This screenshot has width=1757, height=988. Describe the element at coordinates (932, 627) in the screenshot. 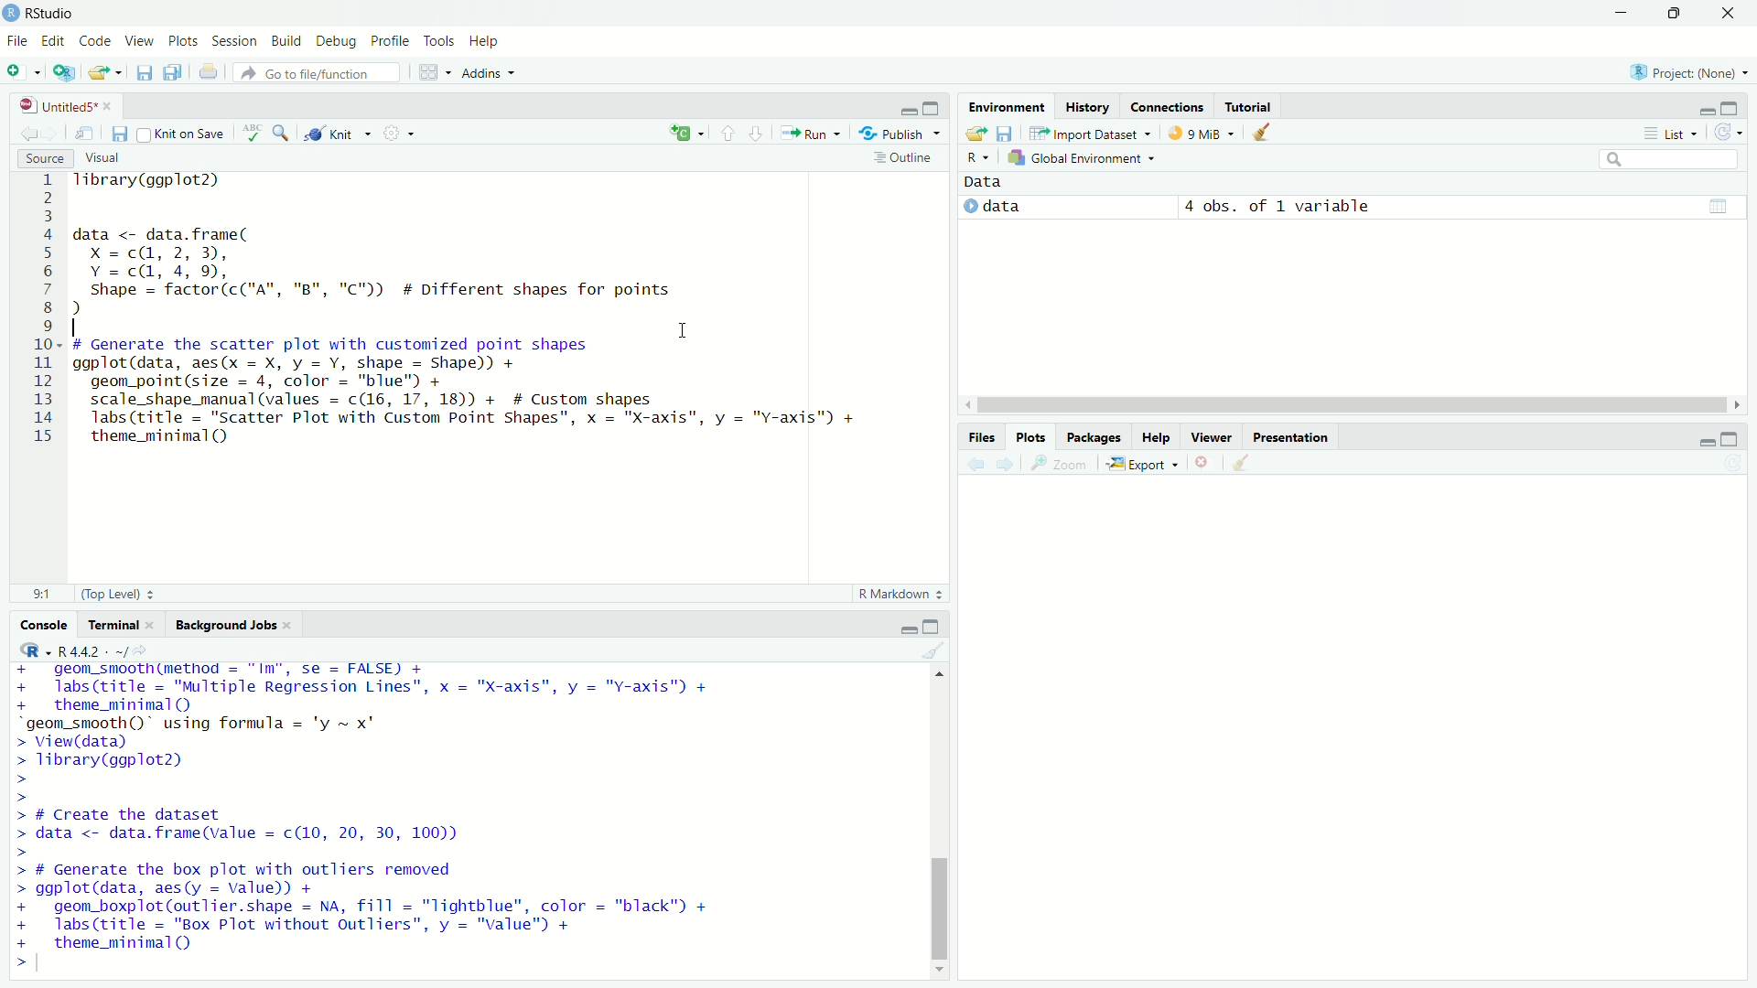

I see `maximize` at that location.